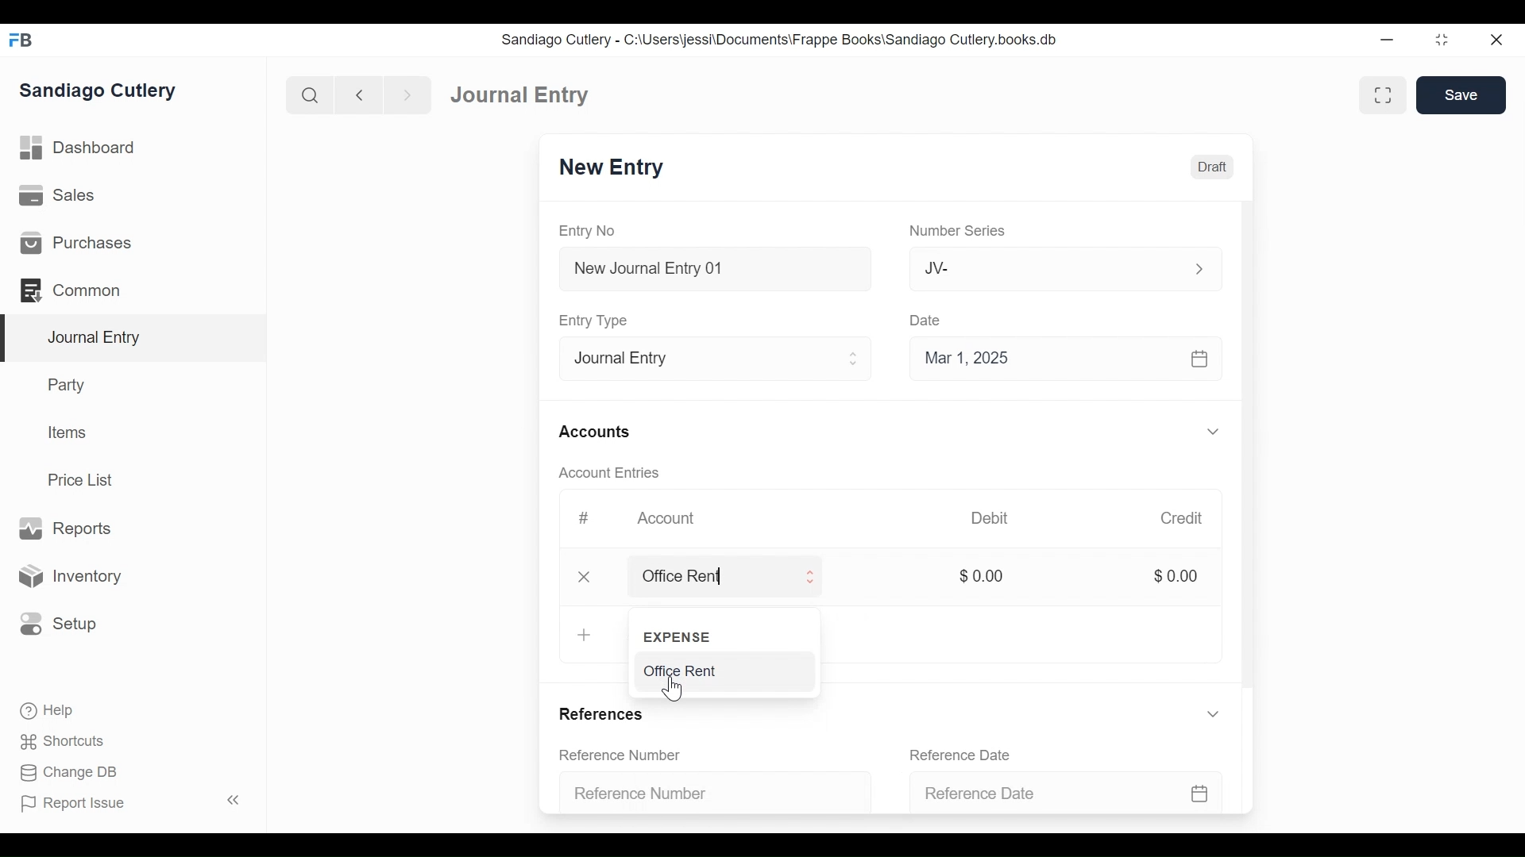 This screenshot has height=857, width=1525. Describe the element at coordinates (1182, 518) in the screenshot. I see `Credit` at that location.